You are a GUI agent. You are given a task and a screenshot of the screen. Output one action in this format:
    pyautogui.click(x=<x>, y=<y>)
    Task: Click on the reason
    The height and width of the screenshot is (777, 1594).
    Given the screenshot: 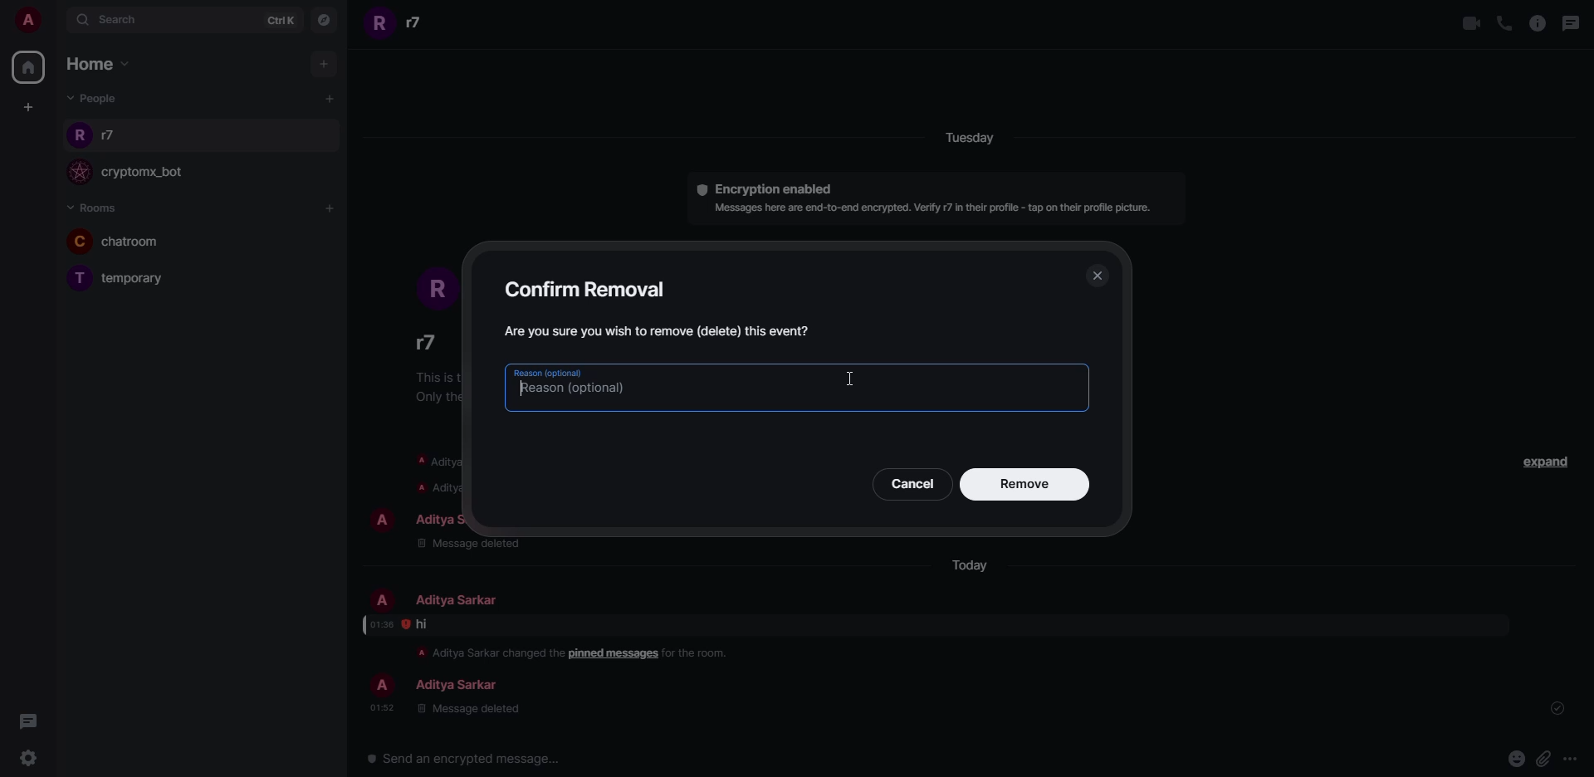 What is the action you would take?
    pyautogui.click(x=547, y=372)
    